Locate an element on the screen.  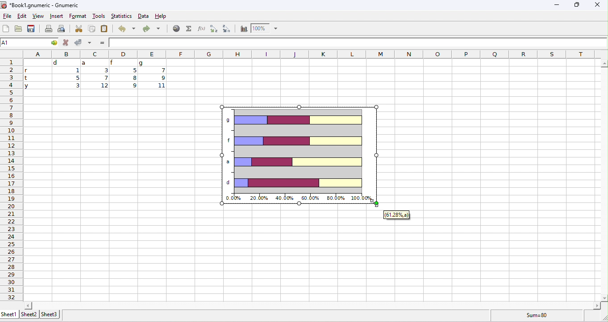
print preview is located at coordinates (63, 29).